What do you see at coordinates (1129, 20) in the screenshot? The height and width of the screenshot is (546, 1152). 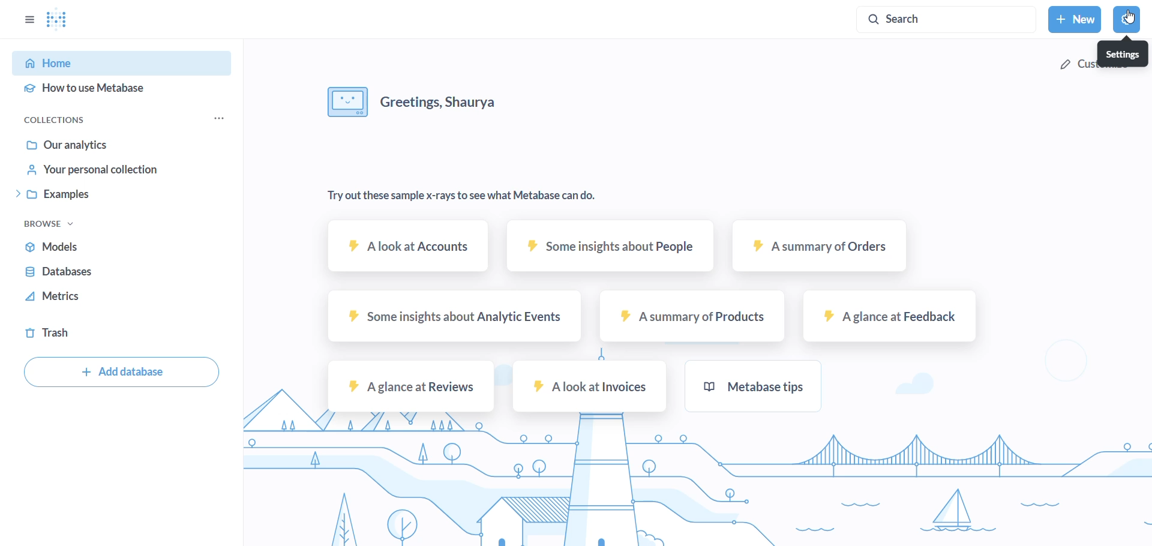 I see `settings` at bounding box center [1129, 20].